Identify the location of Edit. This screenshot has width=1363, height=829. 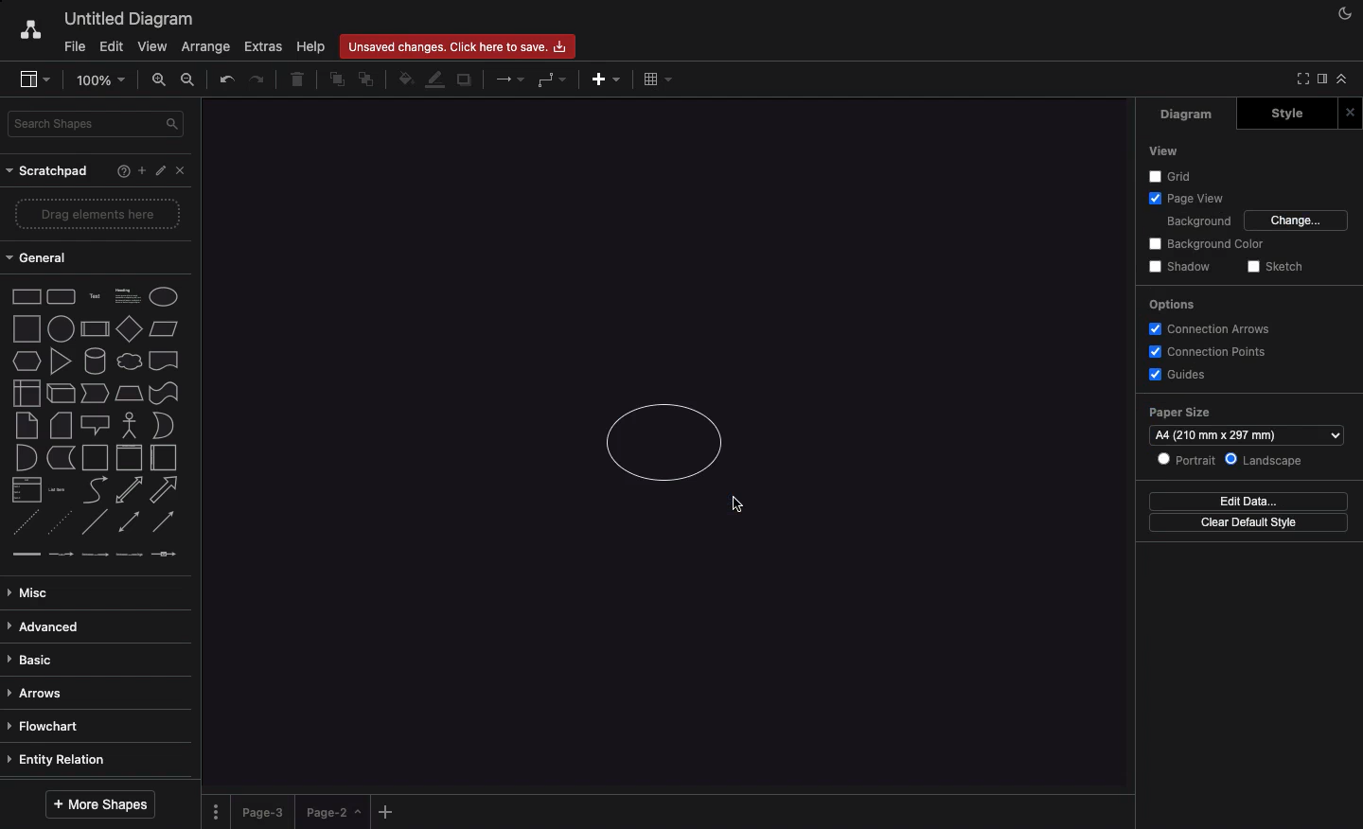
(111, 47).